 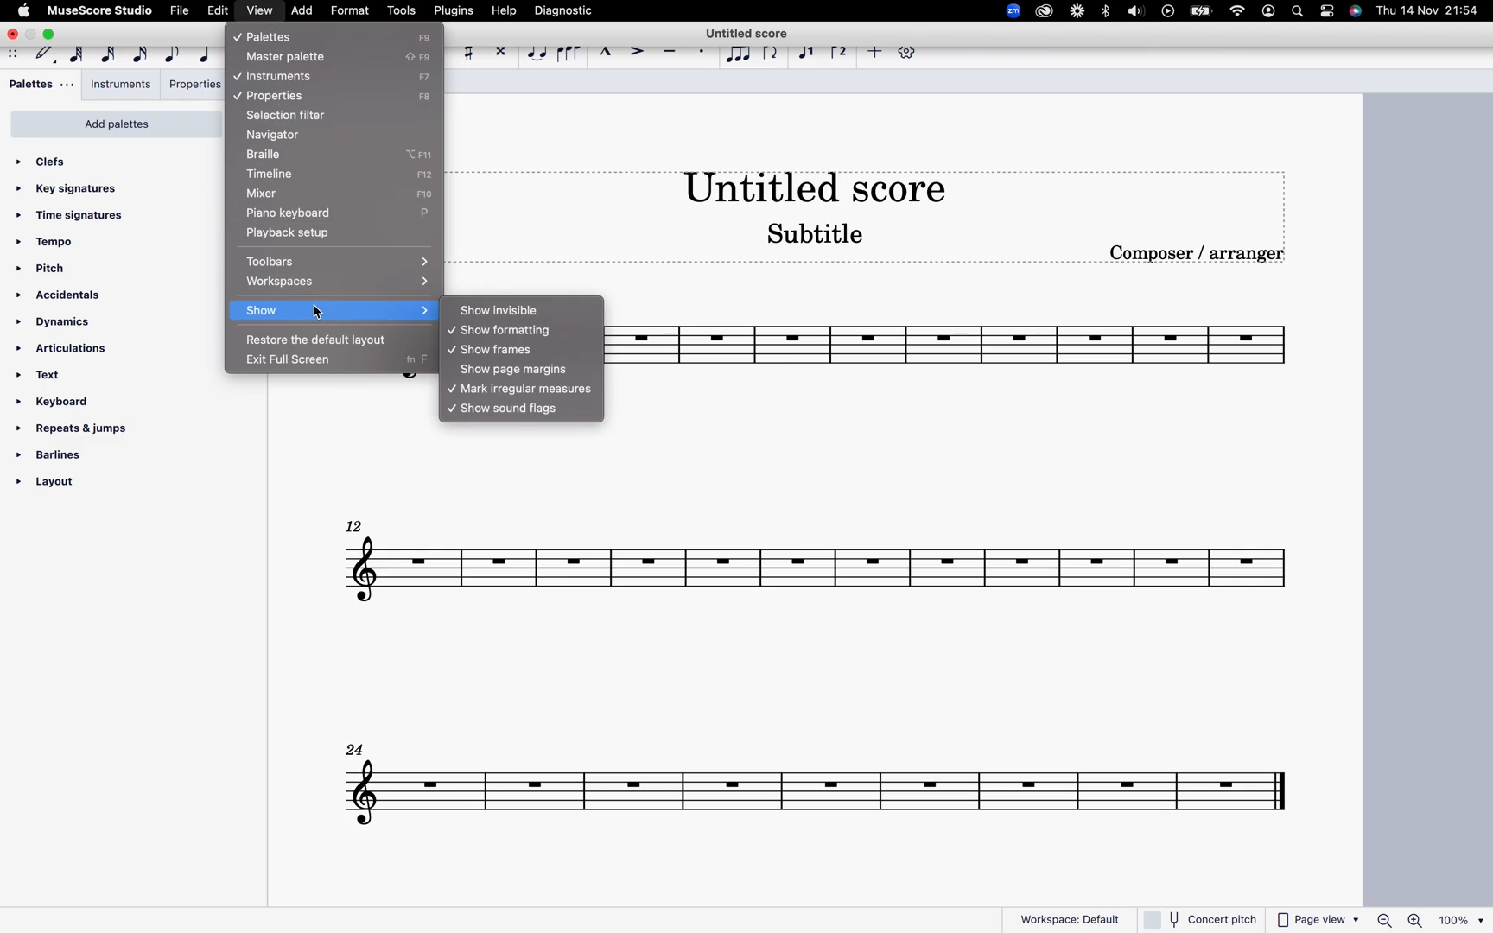 I want to click on quarter note, so click(x=204, y=56).